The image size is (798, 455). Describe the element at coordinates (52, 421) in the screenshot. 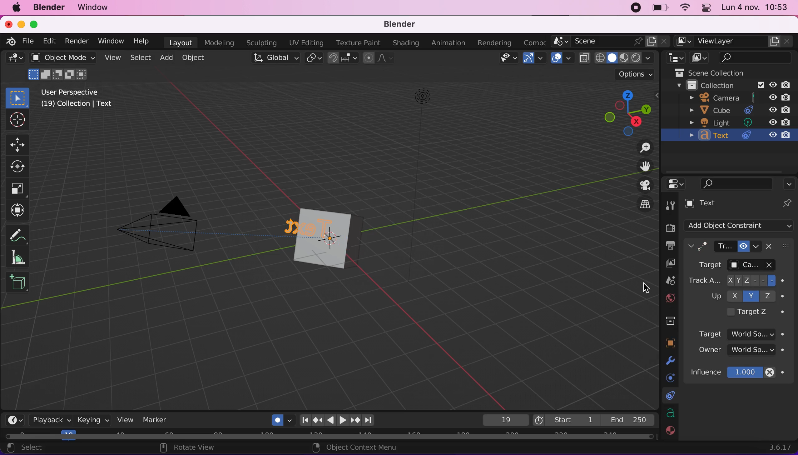

I see `playback` at that location.